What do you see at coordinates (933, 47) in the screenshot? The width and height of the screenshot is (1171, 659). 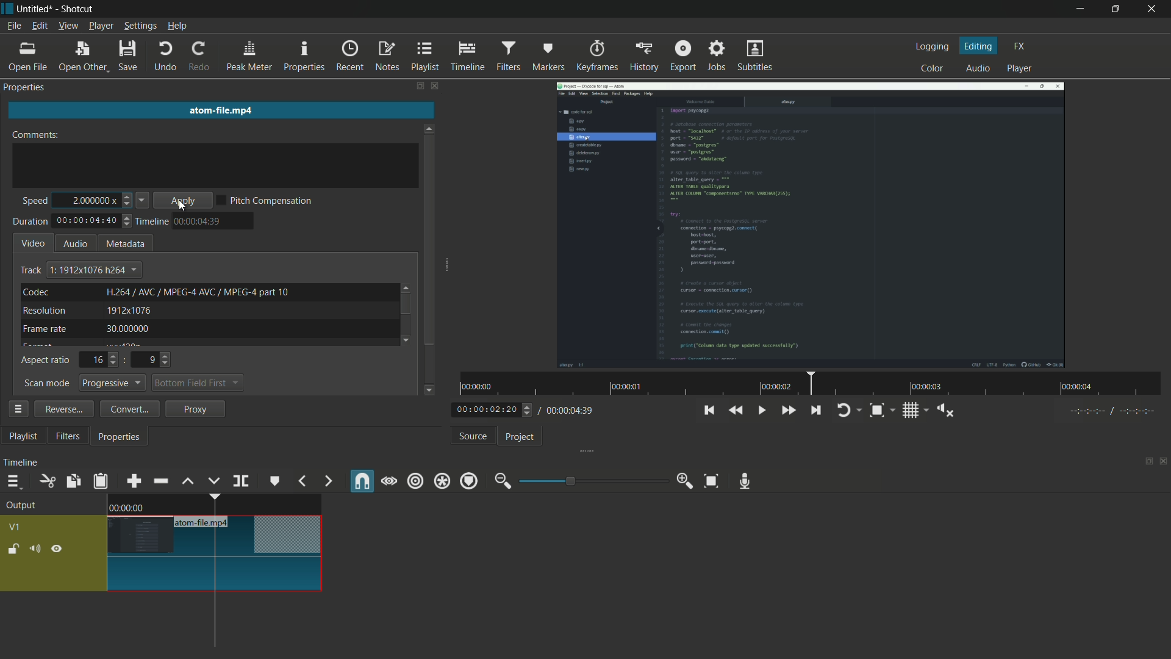 I see `logging` at bounding box center [933, 47].